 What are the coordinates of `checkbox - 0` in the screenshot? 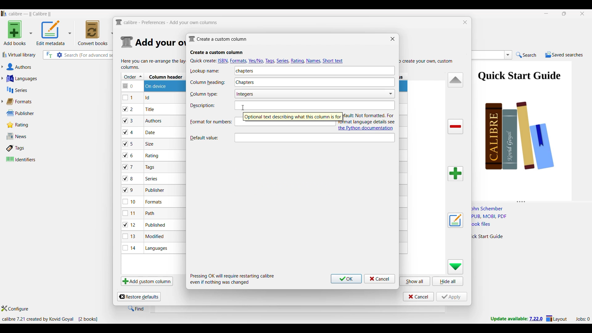 It's located at (129, 85).